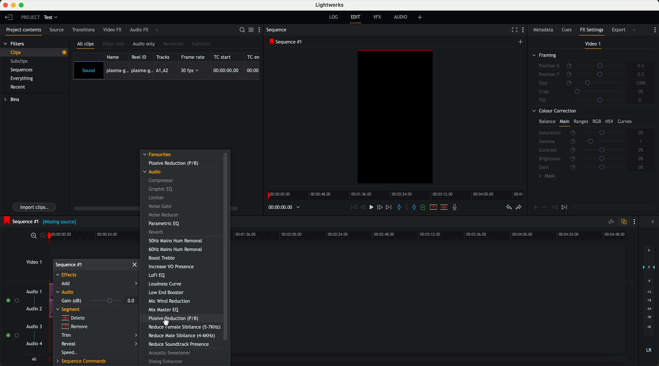 The width and height of the screenshot is (659, 366). What do you see at coordinates (173, 163) in the screenshot?
I see `plosive reduction (P/B)` at bounding box center [173, 163].